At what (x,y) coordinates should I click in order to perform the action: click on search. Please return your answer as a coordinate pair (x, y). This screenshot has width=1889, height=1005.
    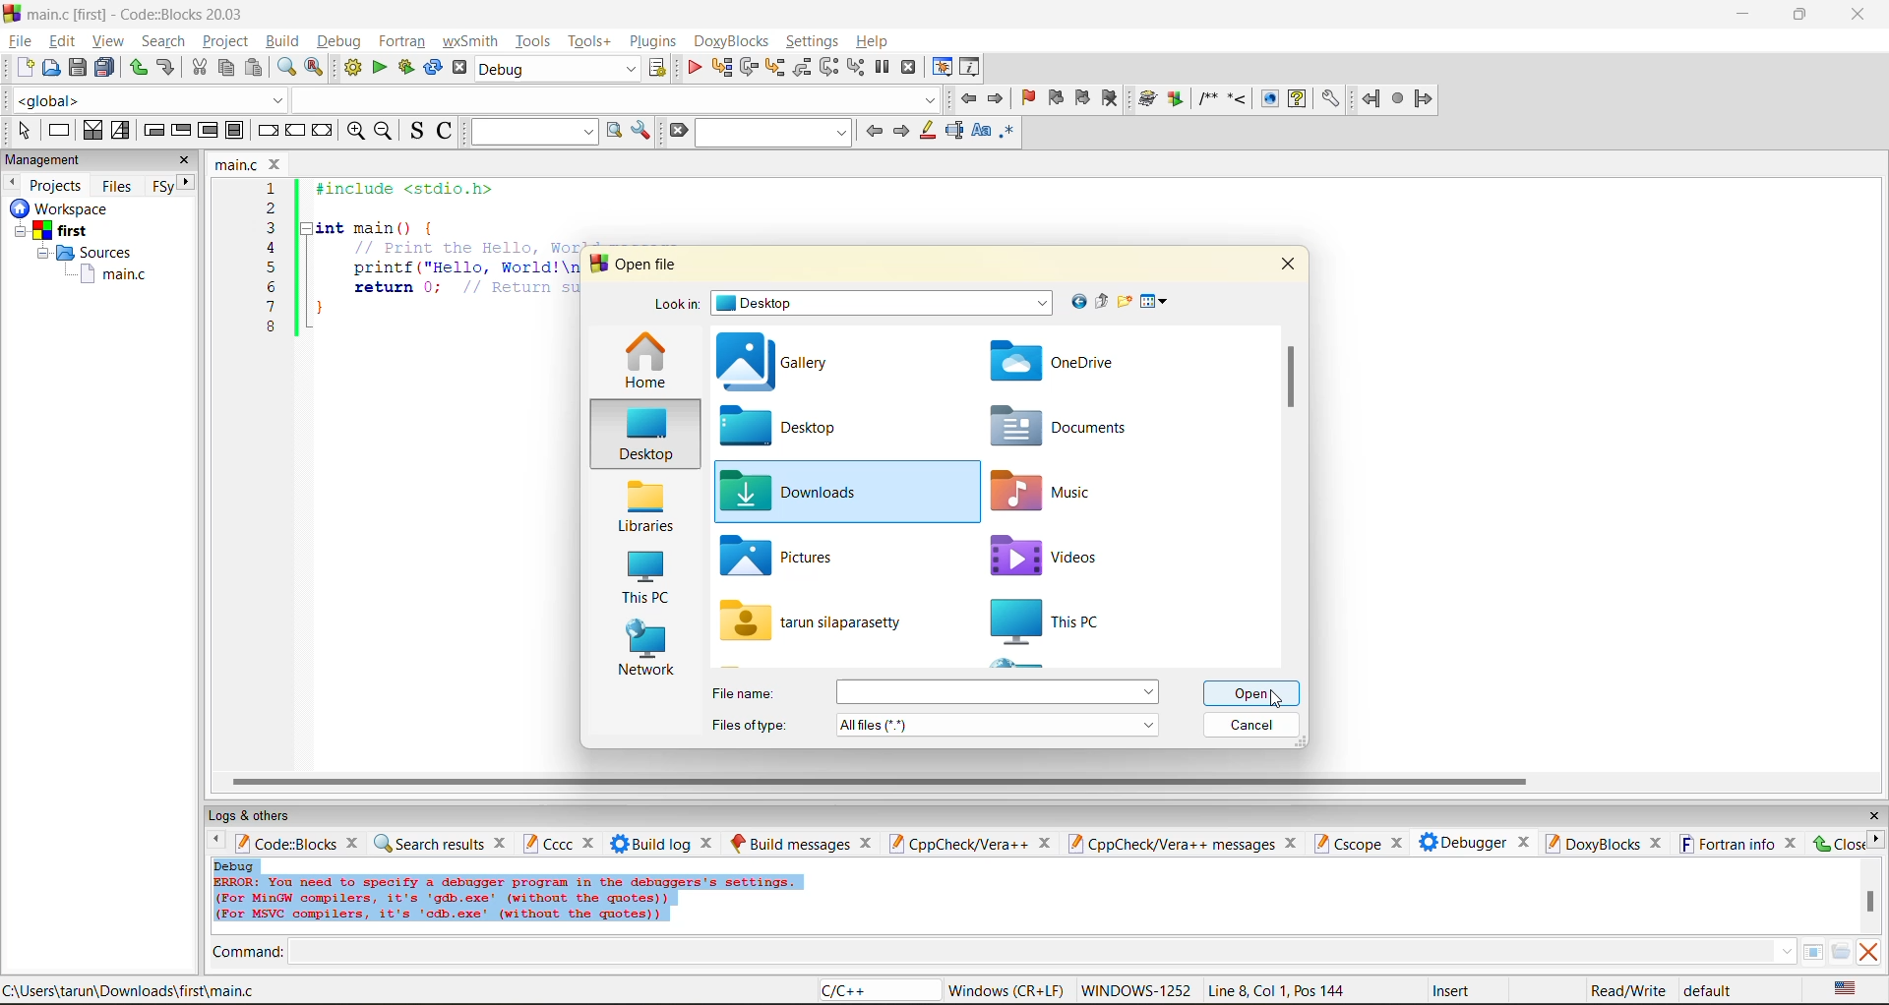
    Looking at the image, I should click on (775, 132).